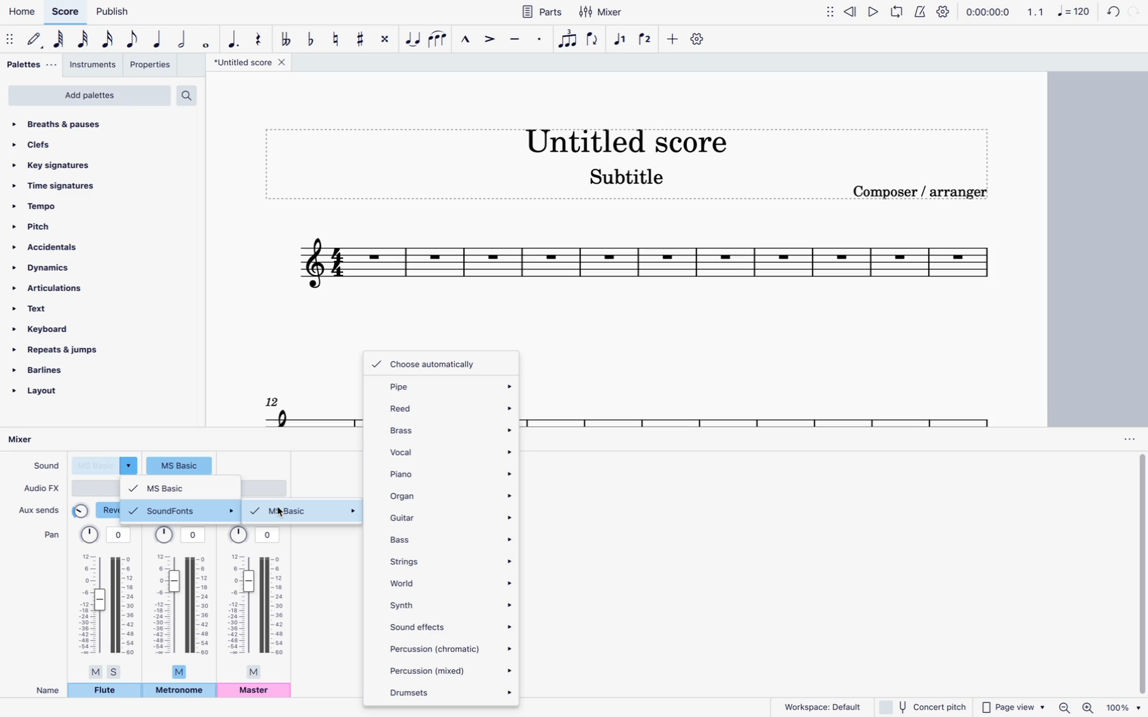 The image size is (1148, 717). I want to click on percussion (chromatic), so click(452, 646).